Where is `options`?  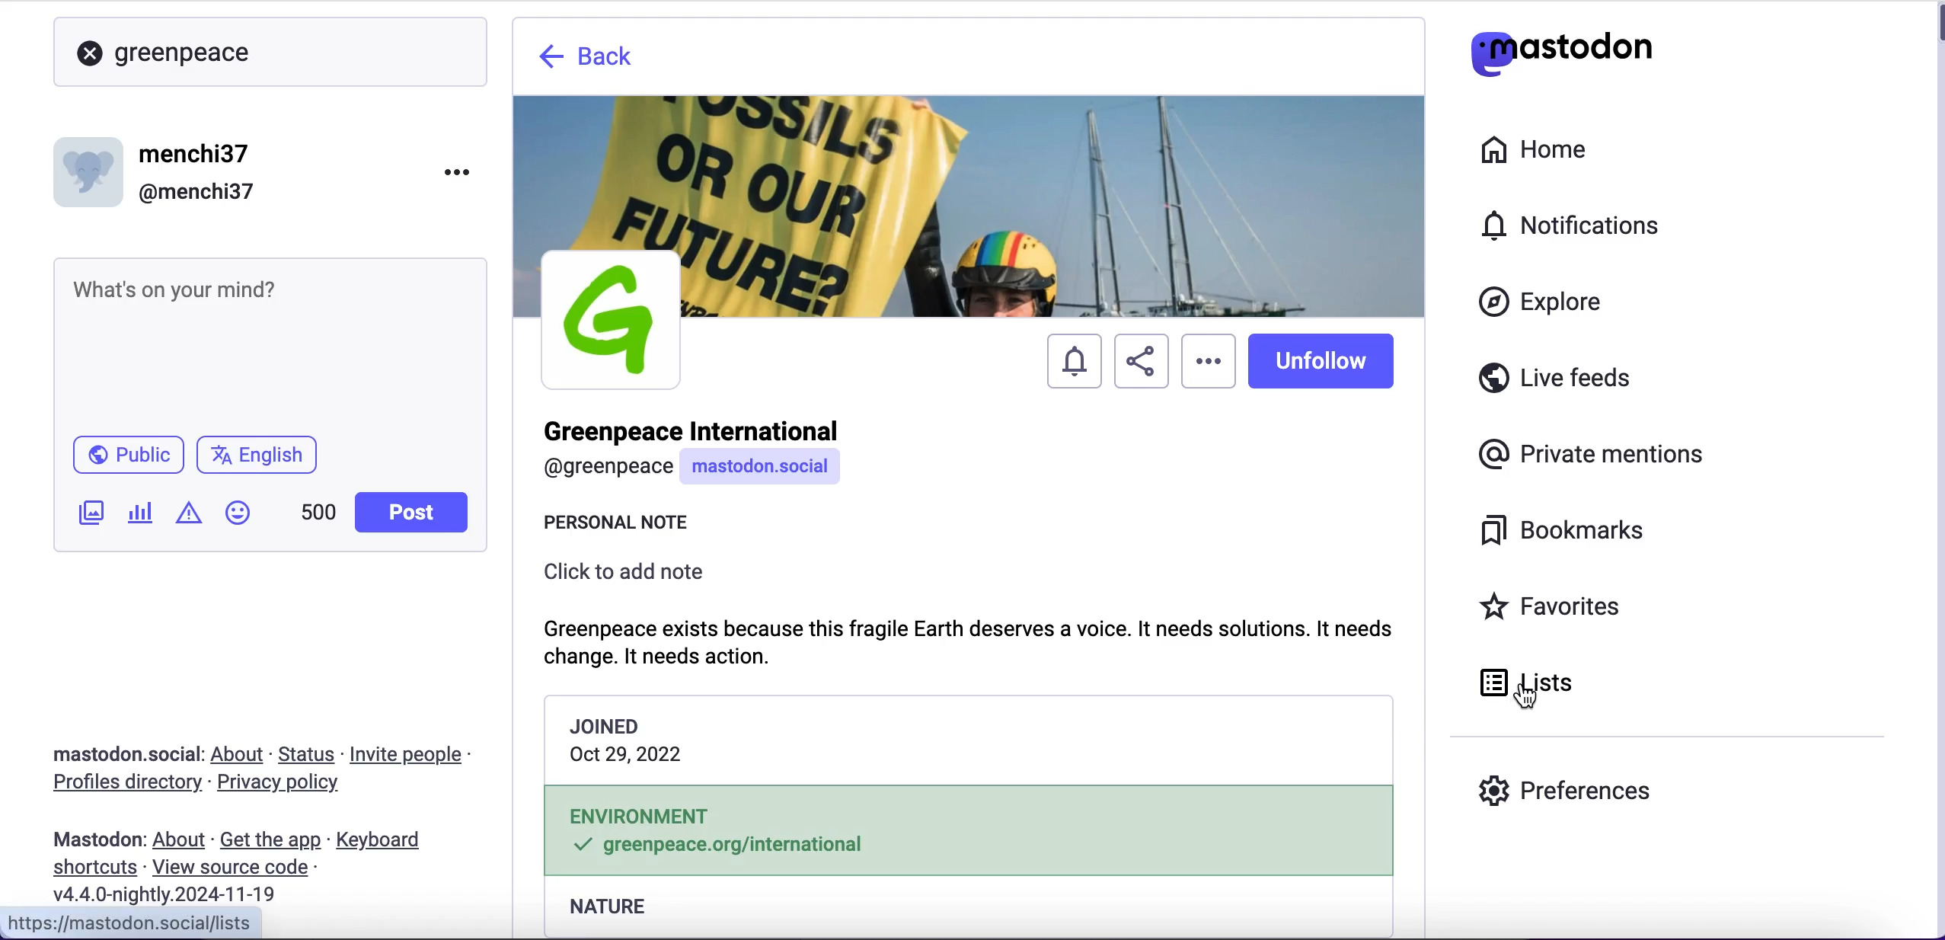 options is located at coordinates (1207, 348).